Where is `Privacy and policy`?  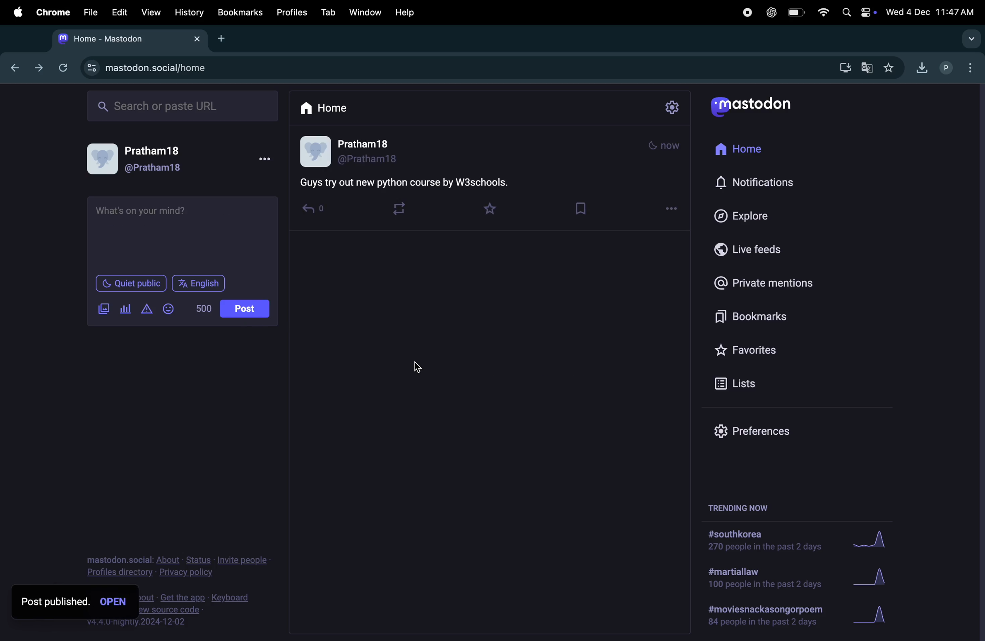 Privacy and policy is located at coordinates (178, 565).